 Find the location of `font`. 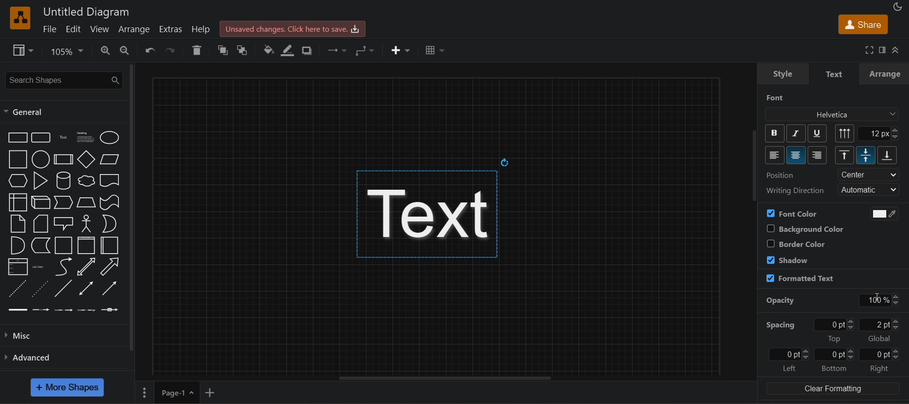

font is located at coordinates (775, 97).